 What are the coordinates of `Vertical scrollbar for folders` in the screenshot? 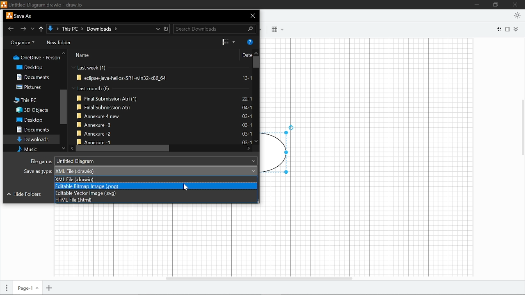 It's located at (63, 107).